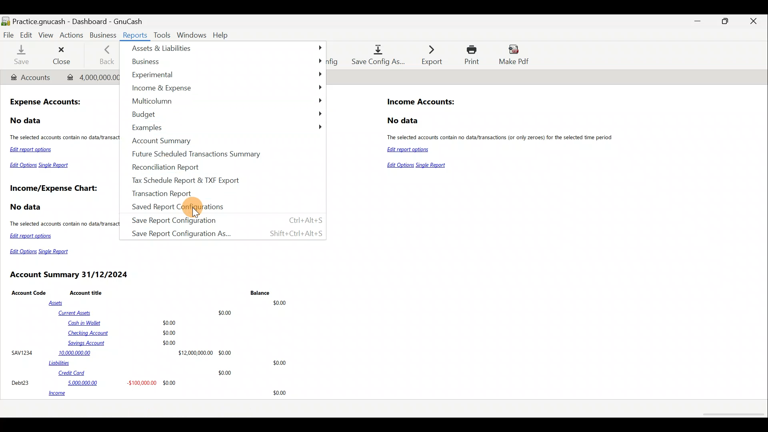 This screenshot has width=768, height=432. Describe the element at coordinates (167, 394) in the screenshot. I see `income 30.00` at that location.